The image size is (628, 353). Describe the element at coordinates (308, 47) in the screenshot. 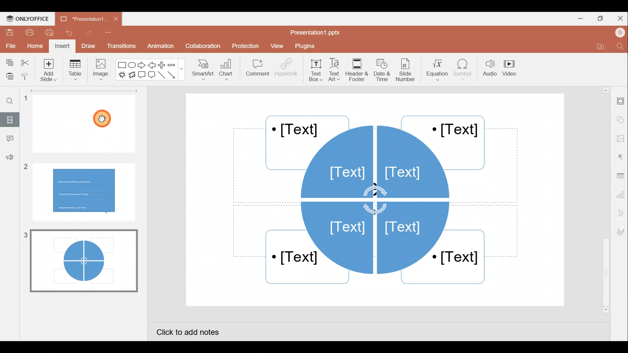

I see `Plugins` at that location.